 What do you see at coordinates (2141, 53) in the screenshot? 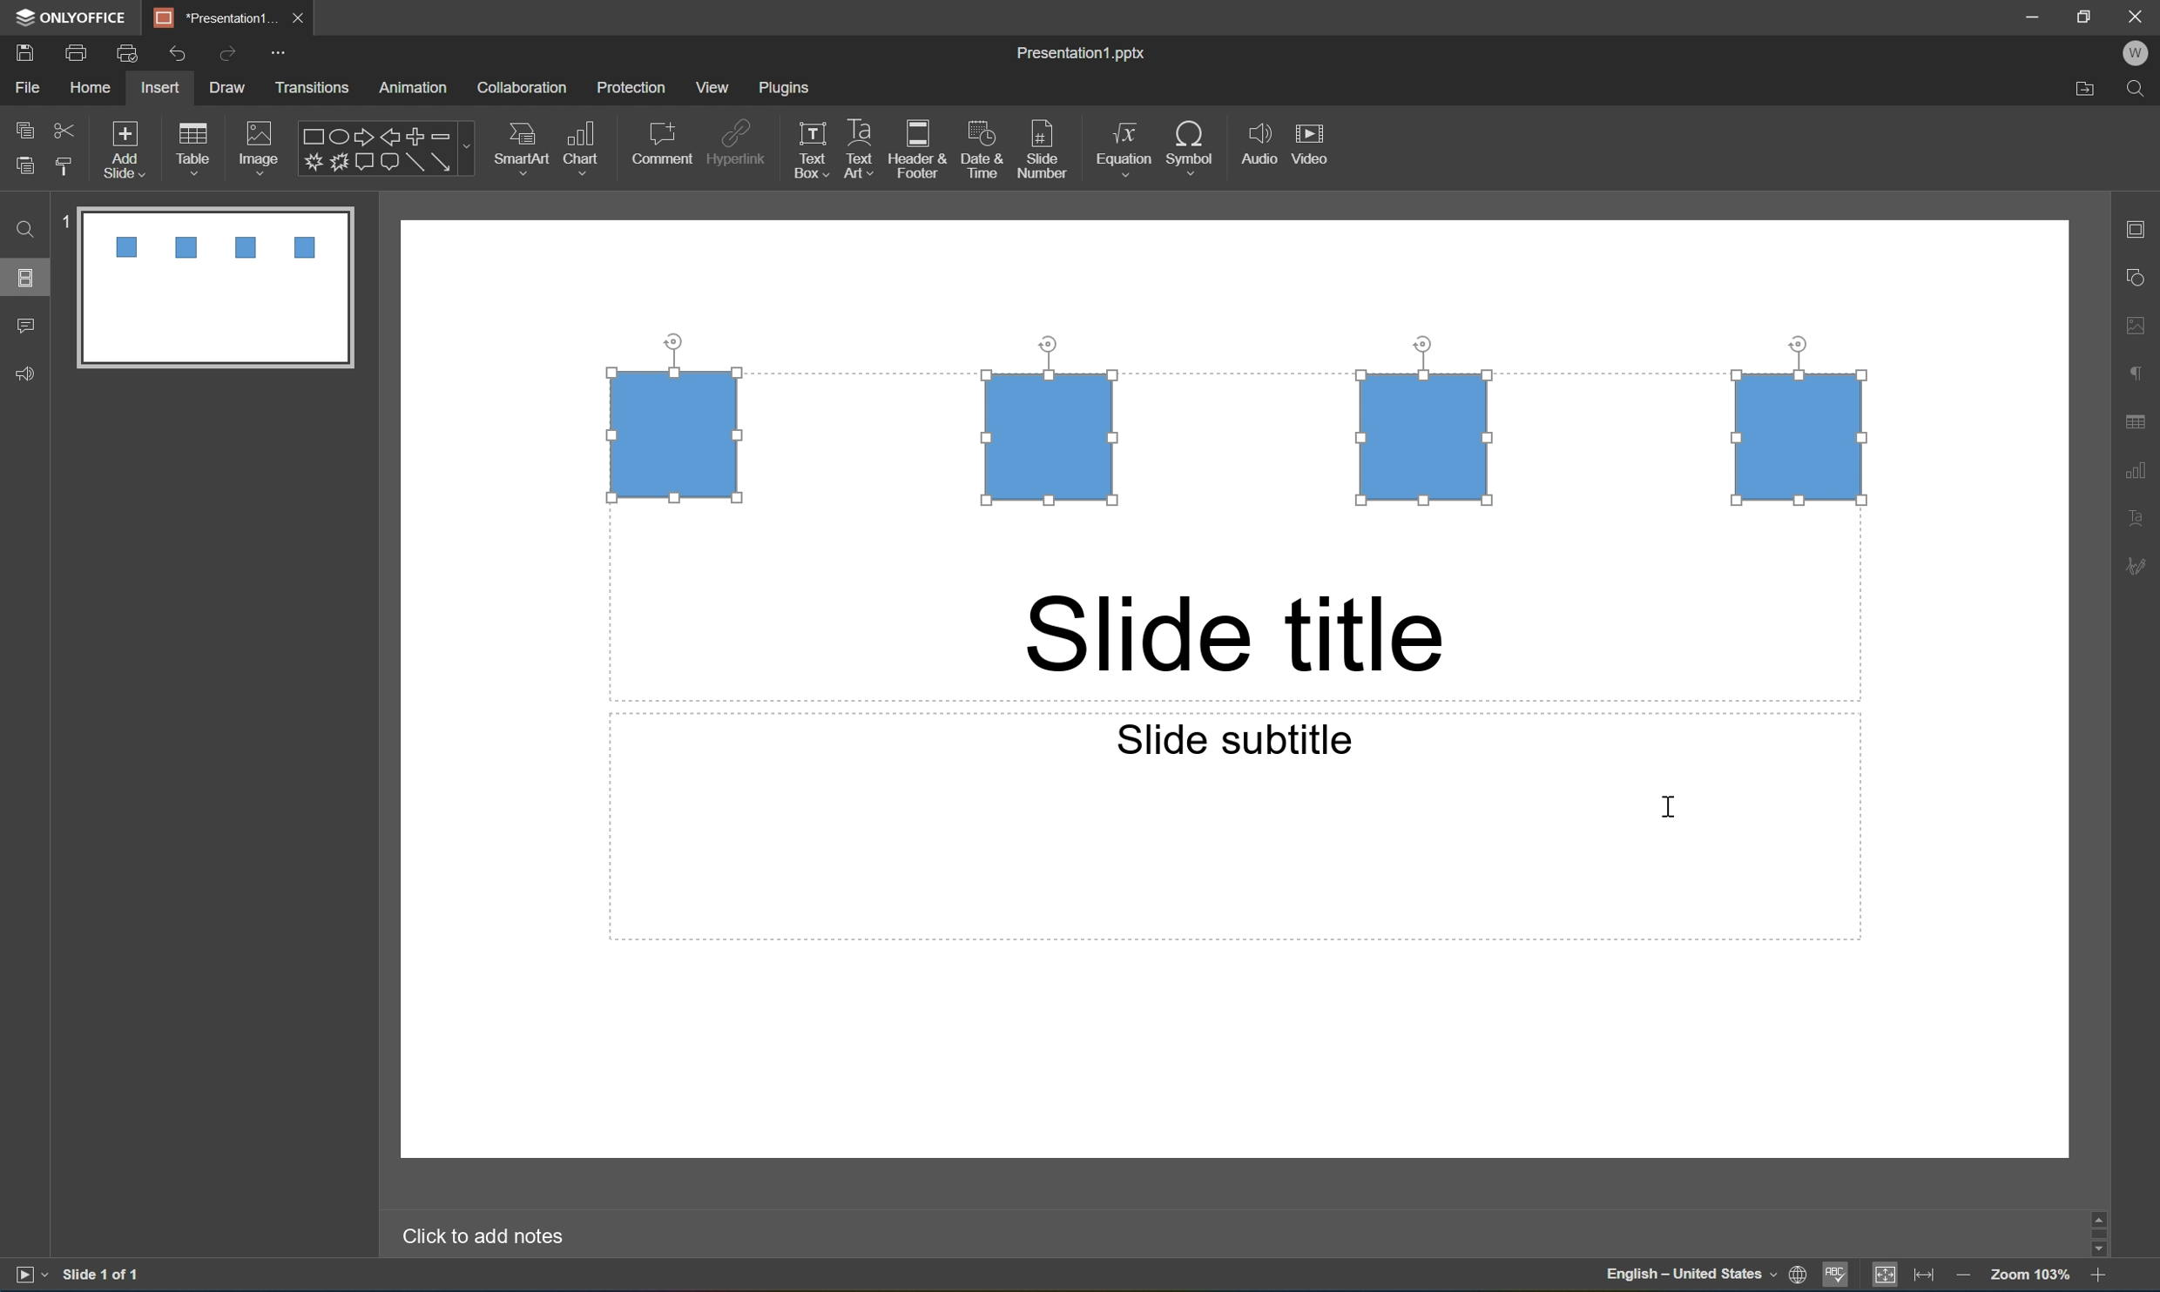
I see `W` at bounding box center [2141, 53].